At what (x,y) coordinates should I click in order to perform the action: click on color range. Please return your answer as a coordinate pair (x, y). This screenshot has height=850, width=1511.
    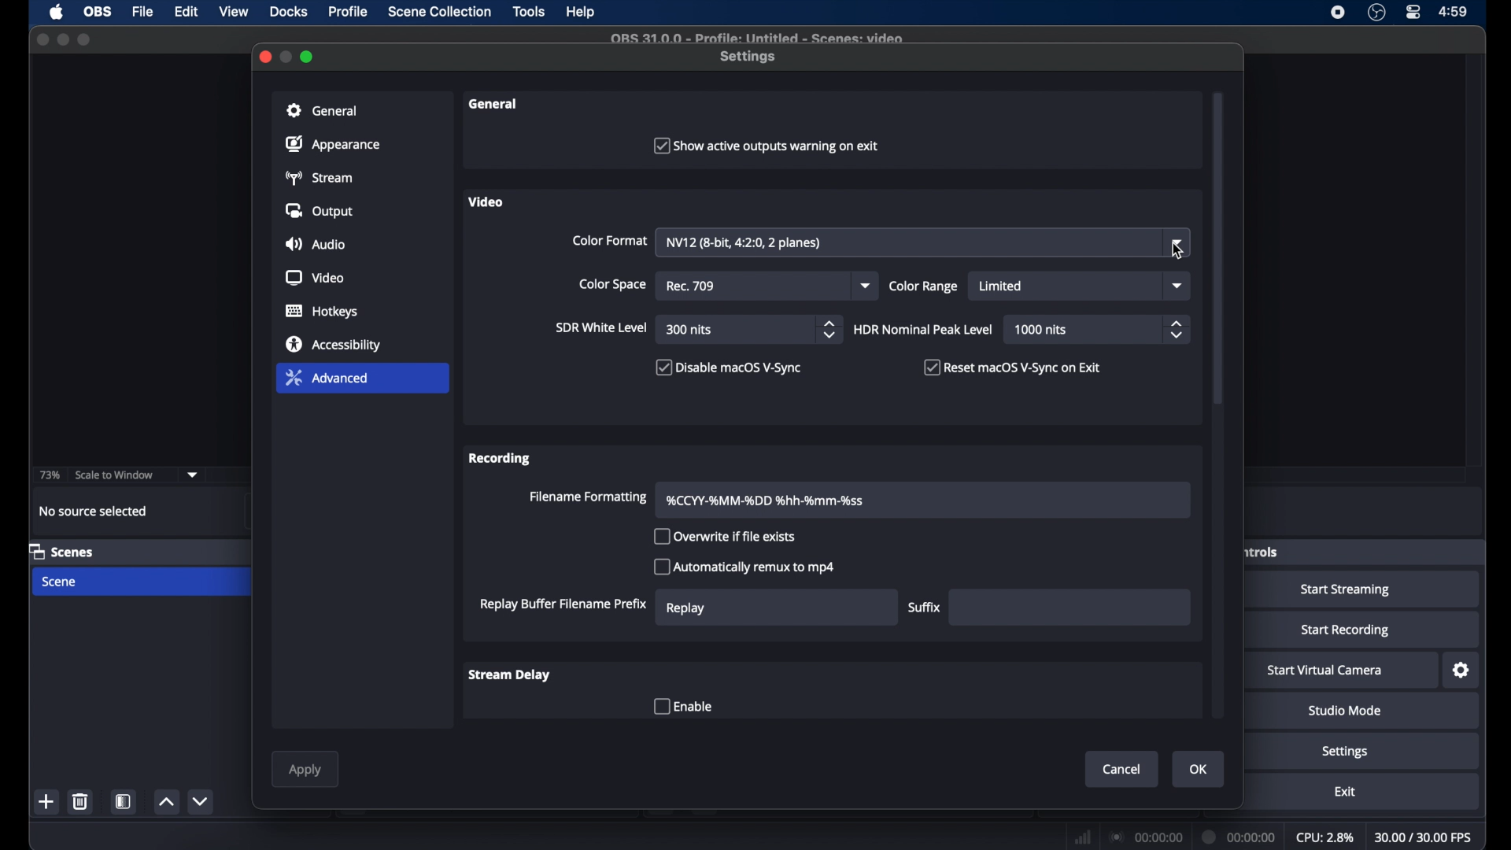
    Looking at the image, I should click on (924, 286).